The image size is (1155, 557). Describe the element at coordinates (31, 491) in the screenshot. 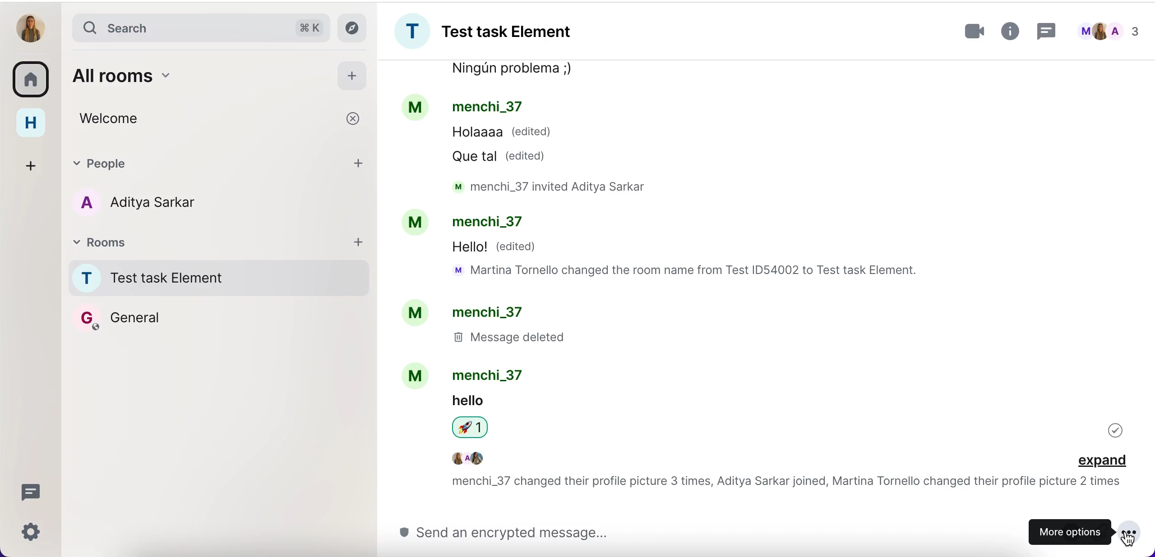

I see `threads` at that location.